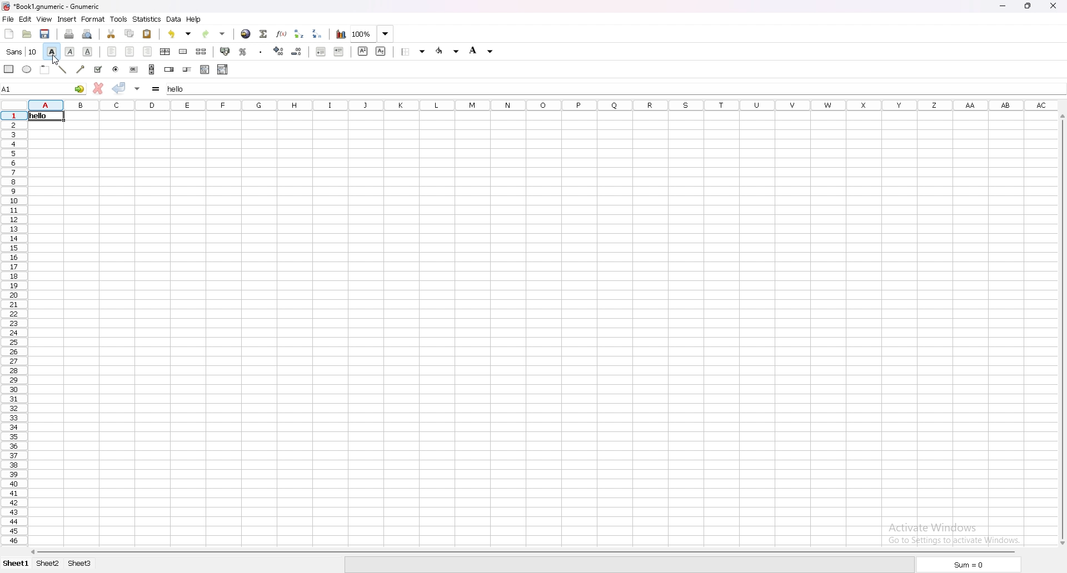  Describe the element at coordinates (47, 115) in the screenshot. I see `hello` at that location.